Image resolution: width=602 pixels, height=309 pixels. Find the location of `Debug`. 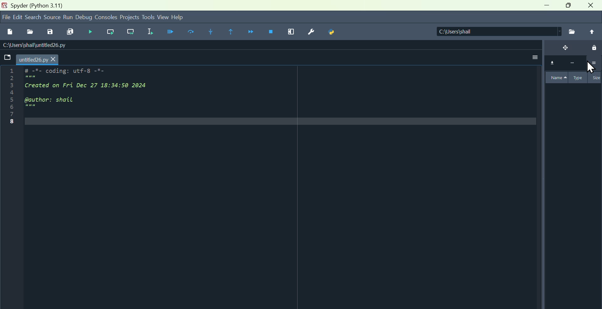

Debug is located at coordinates (84, 18).